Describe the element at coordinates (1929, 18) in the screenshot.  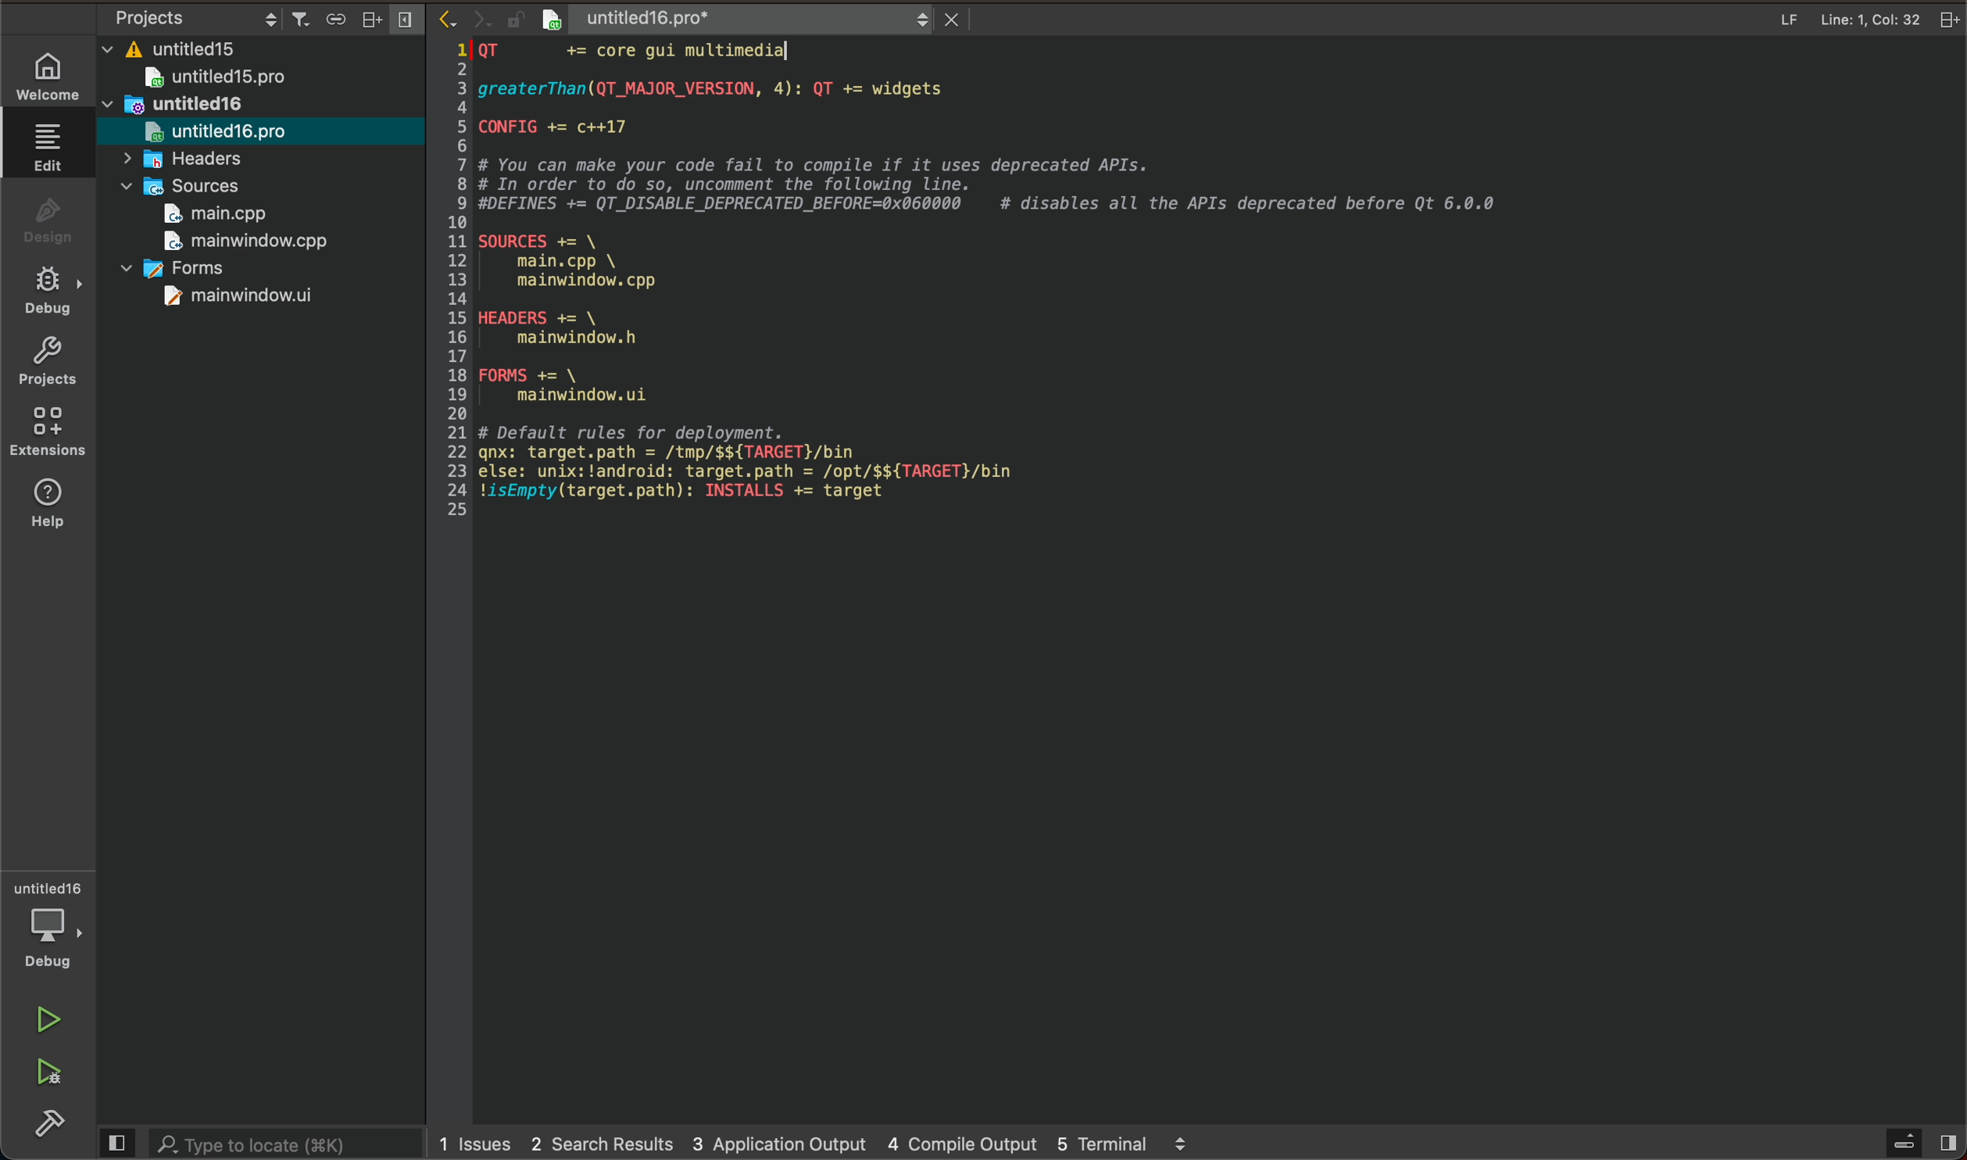
I see `` at that location.